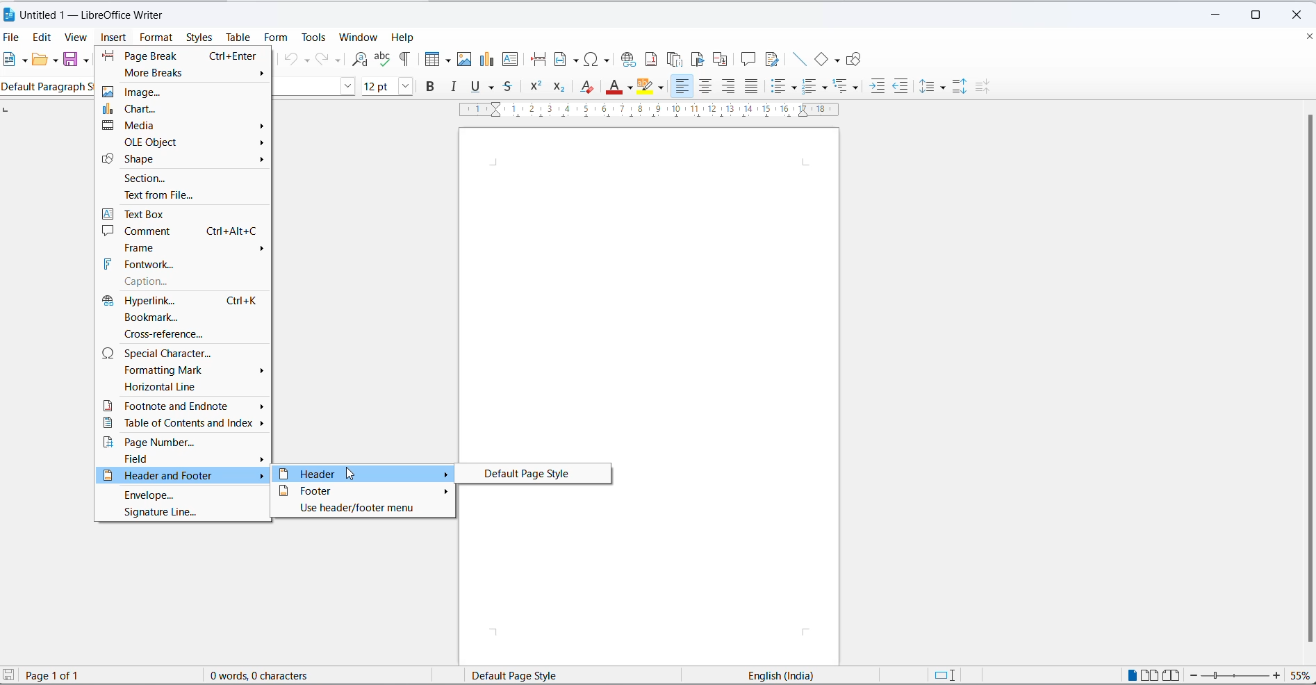  I want to click on OLE Object, so click(186, 143).